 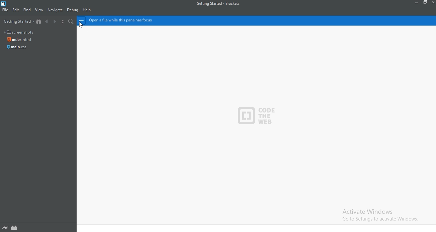 What do you see at coordinates (18, 21) in the screenshot?
I see `Getting started` at bounding box center [18, 21].